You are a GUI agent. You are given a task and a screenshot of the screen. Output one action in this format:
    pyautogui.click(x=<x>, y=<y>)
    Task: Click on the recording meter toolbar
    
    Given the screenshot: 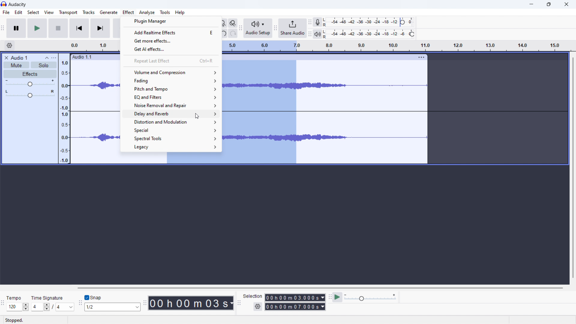 What is the action you would take?
    pyautogui.click(x=310, y=22)
    